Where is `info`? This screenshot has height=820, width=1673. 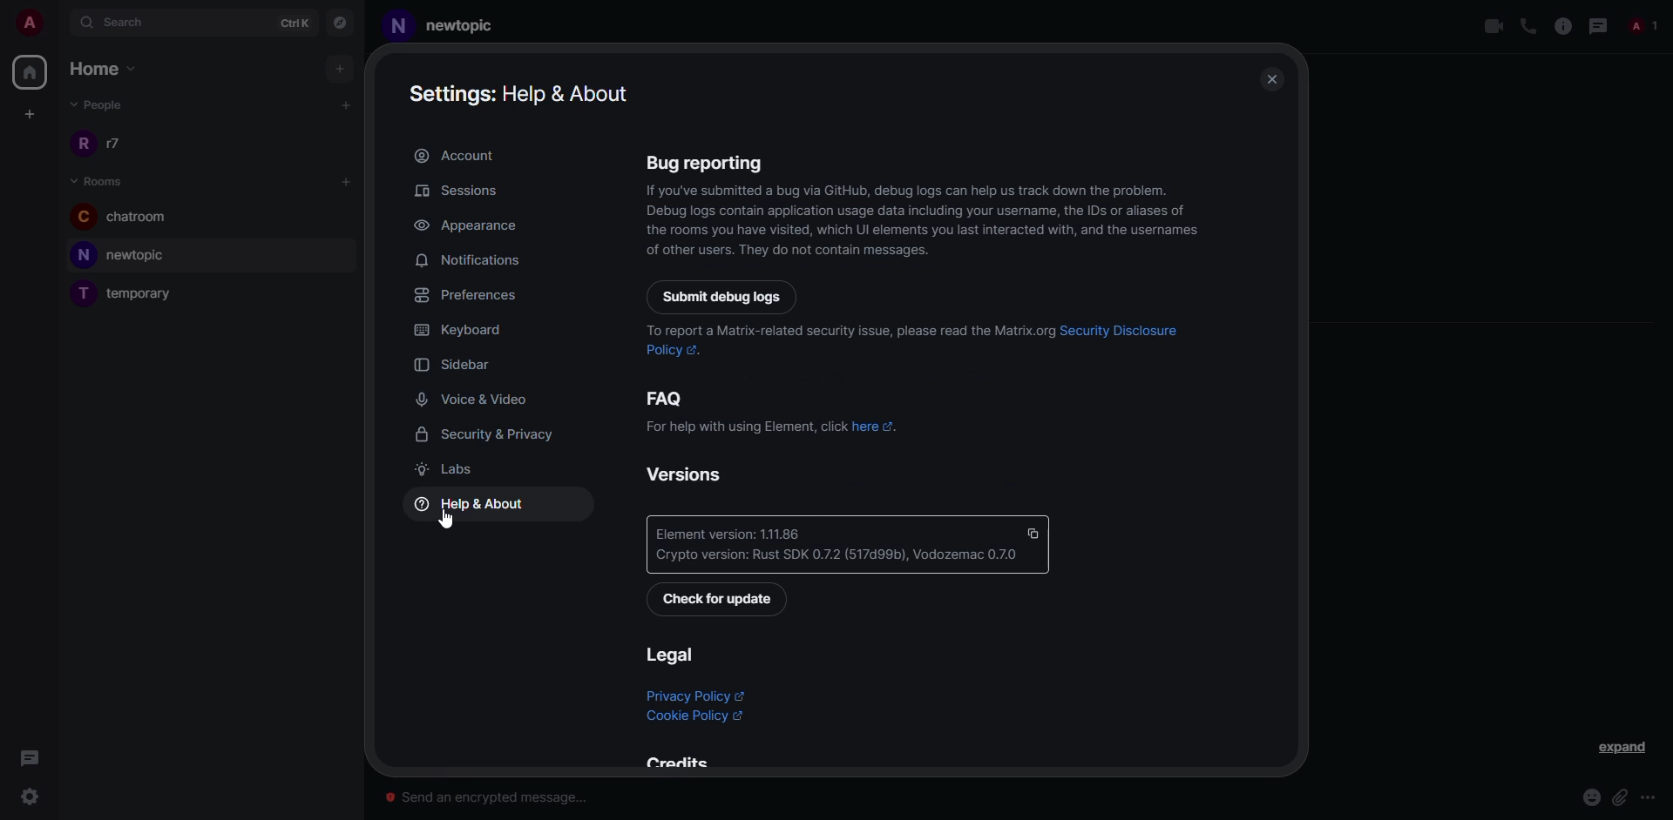
info is located at coordinates (743, 427).